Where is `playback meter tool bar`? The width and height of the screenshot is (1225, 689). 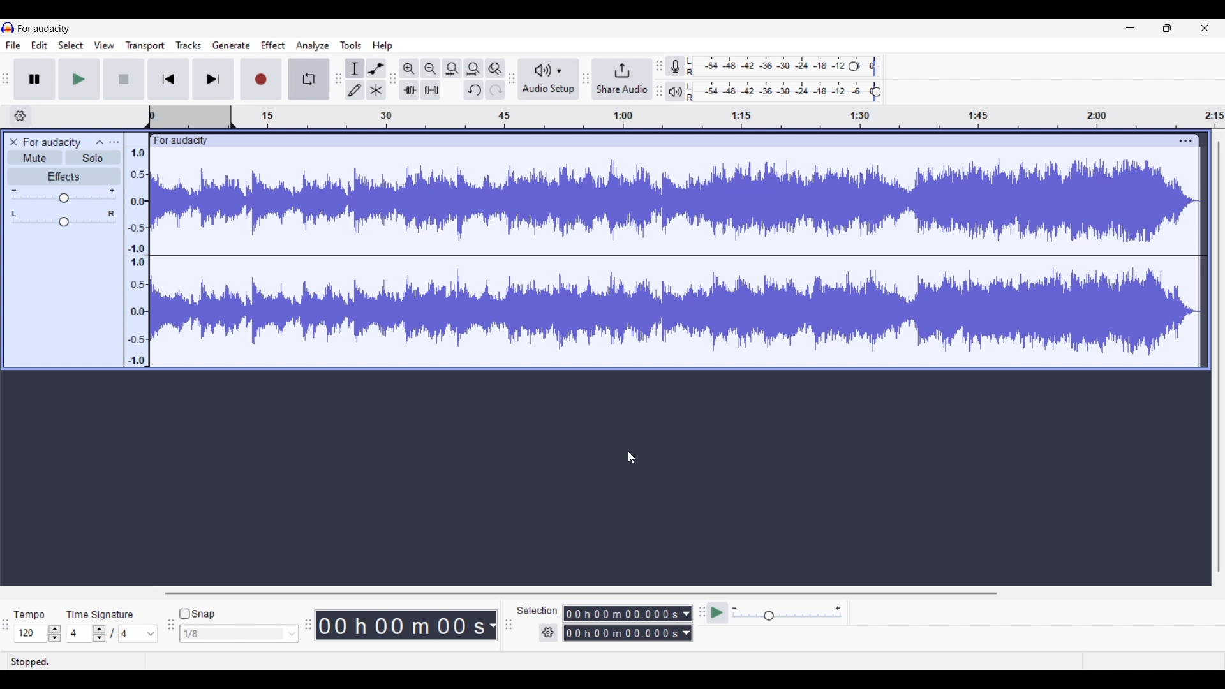
playback meter tool bar is located at coordinates (660, 93).